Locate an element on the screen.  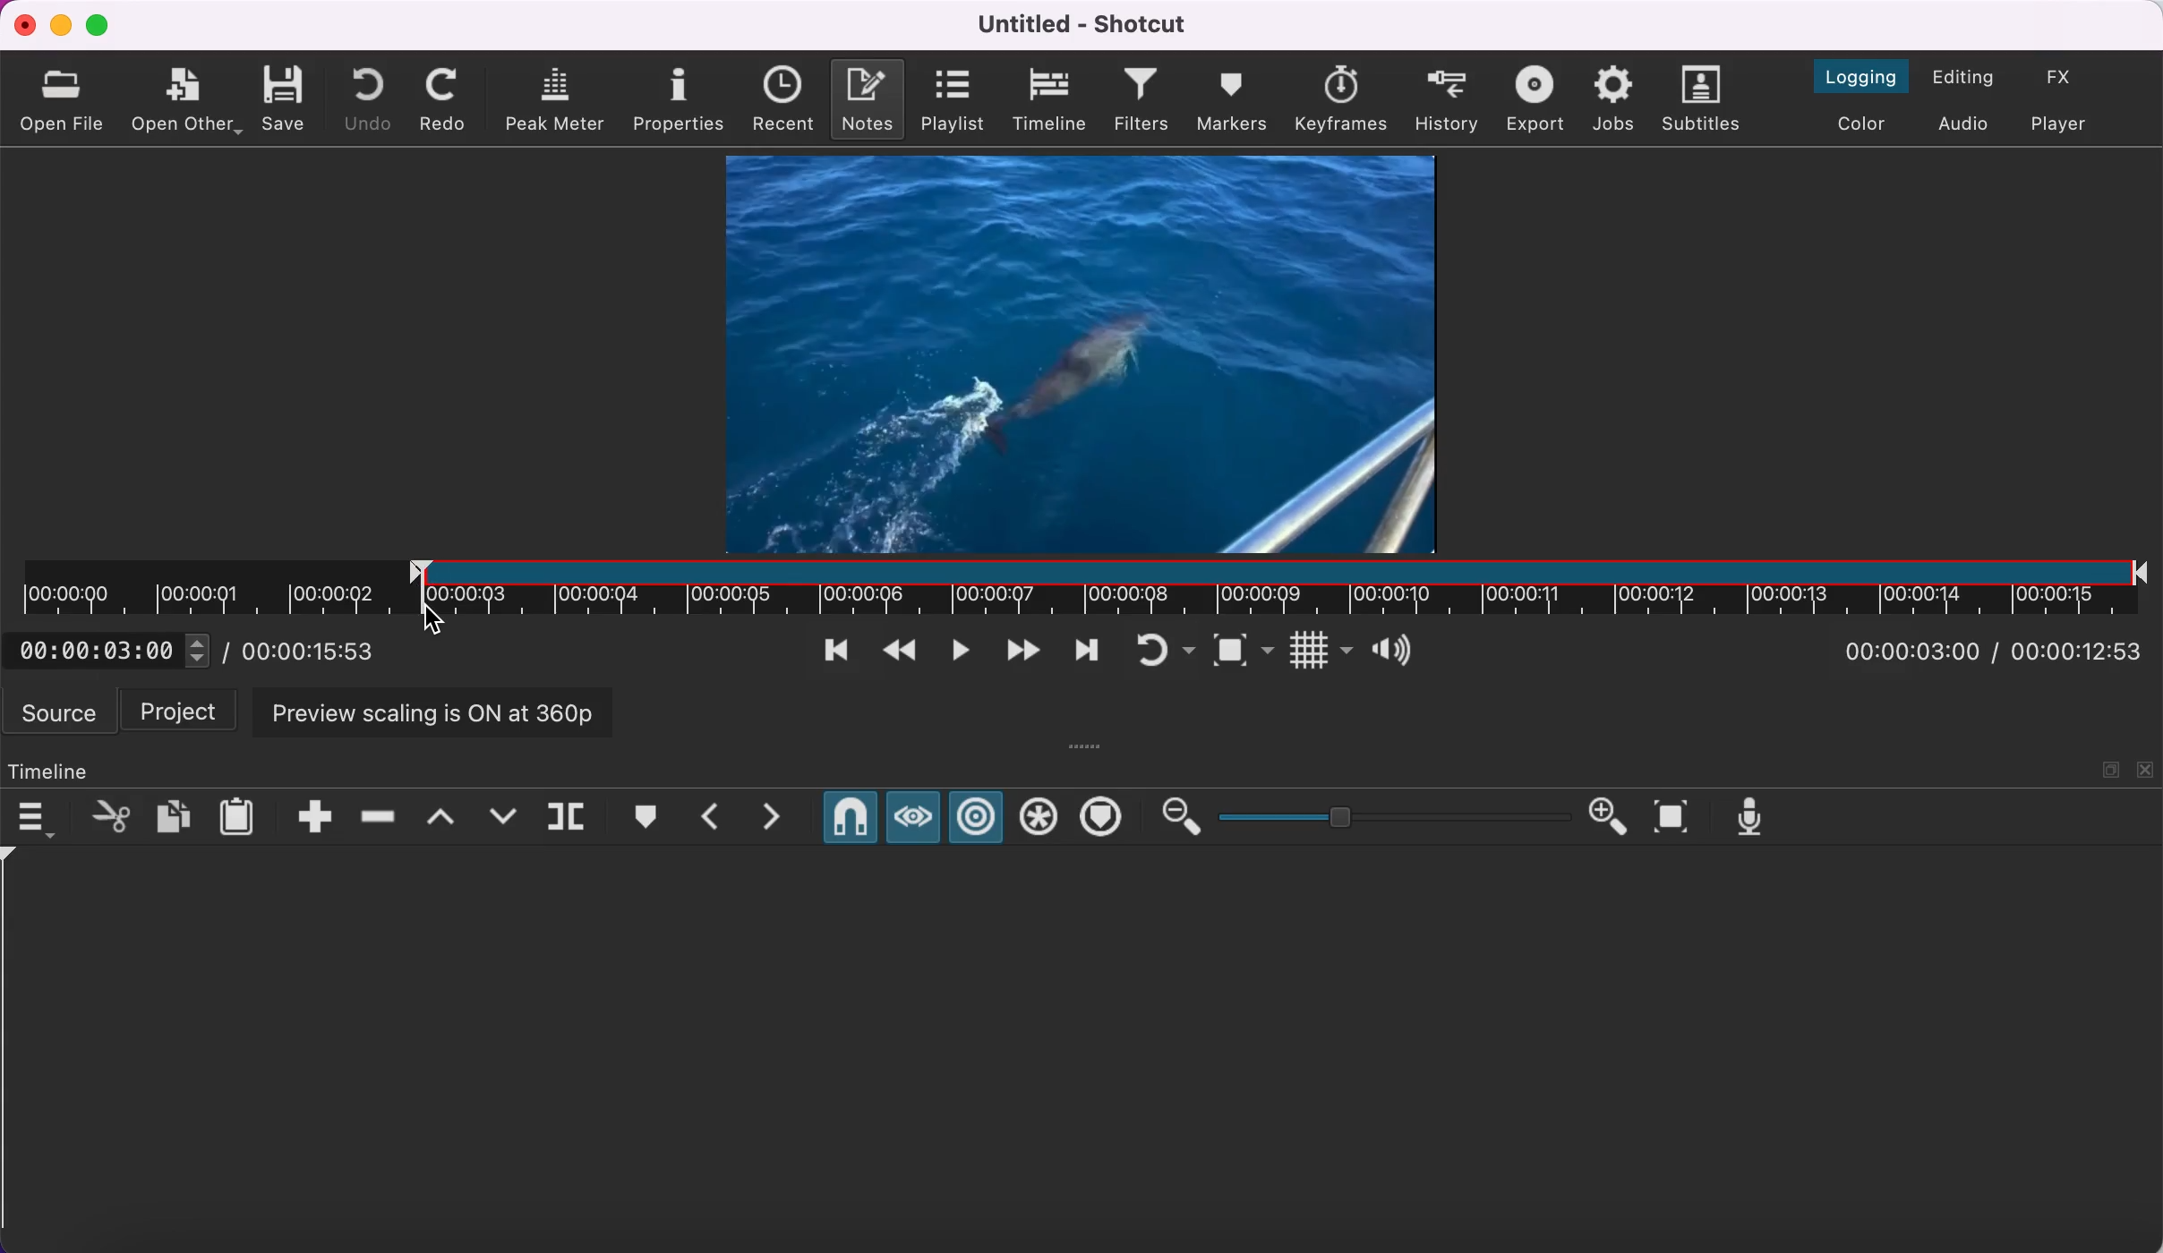
switch to audio layout is located at coordinates (1967, 124).